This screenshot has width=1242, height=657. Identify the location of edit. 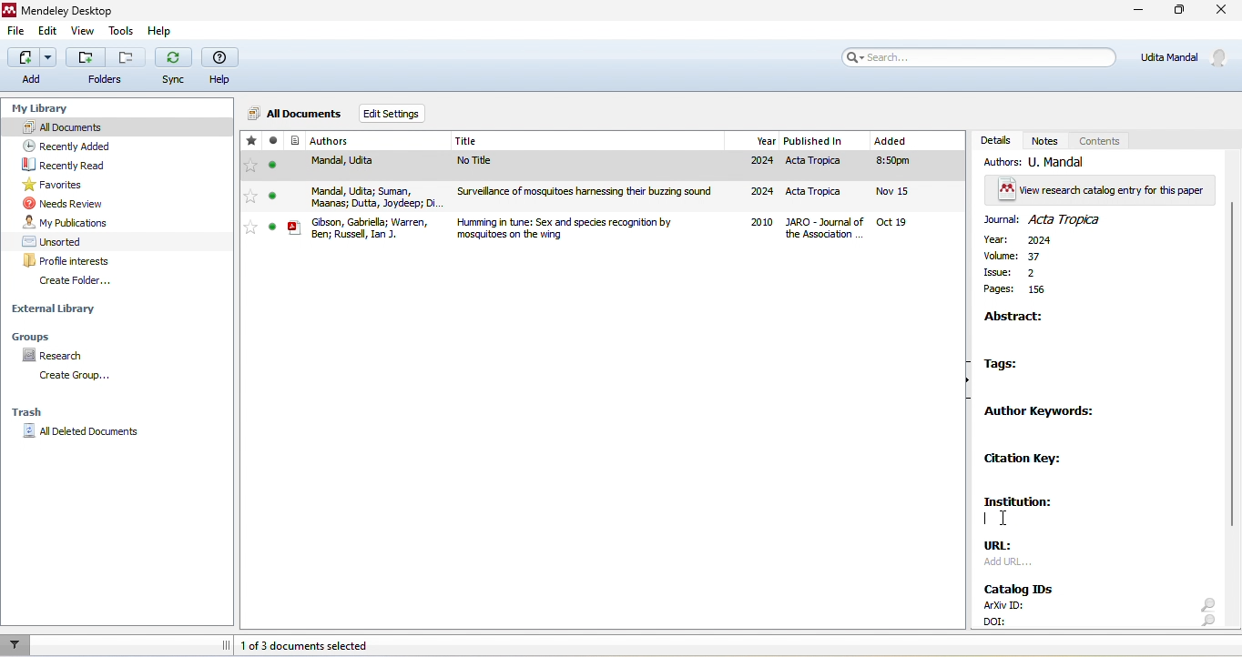
(49, 32).